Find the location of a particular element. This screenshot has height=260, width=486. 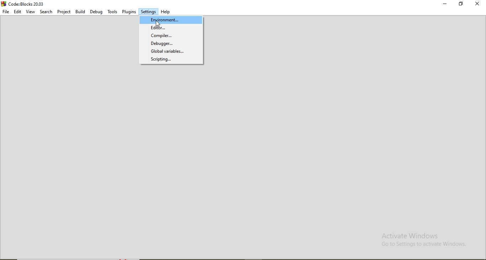

File is located at coordinates (6, 11).